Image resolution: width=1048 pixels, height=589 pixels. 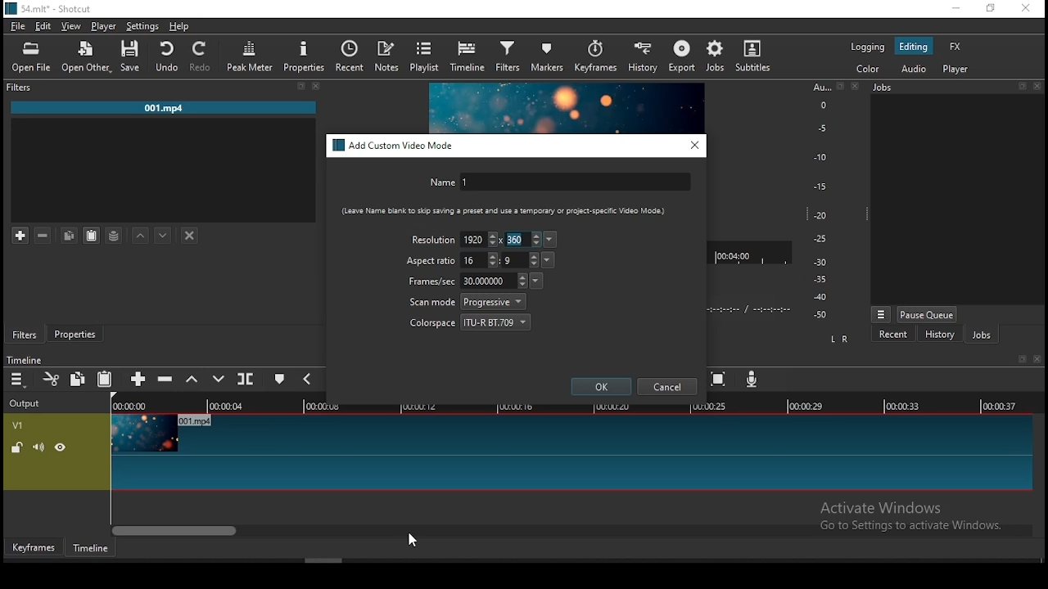 What do you see at coordinates (517, 406) in the screenshot?
I see `00:00:16` at bounding box center [517, 406].